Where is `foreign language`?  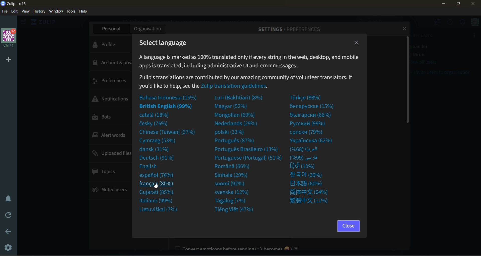
foreign language is located at coordinates (309, 149).